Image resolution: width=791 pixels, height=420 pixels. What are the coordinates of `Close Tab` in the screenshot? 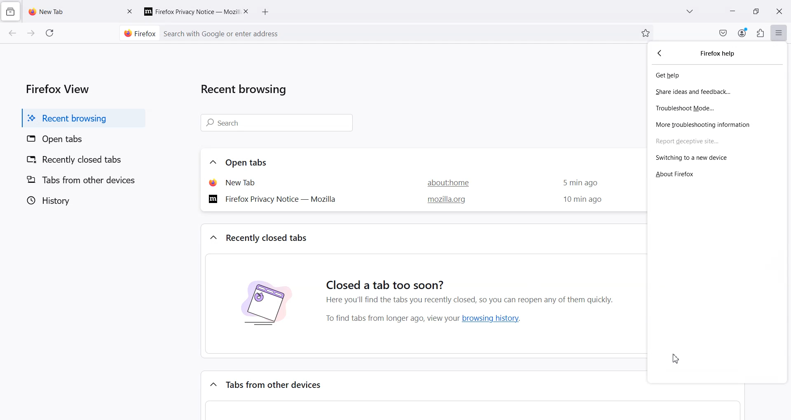 It's located at (130, 11).